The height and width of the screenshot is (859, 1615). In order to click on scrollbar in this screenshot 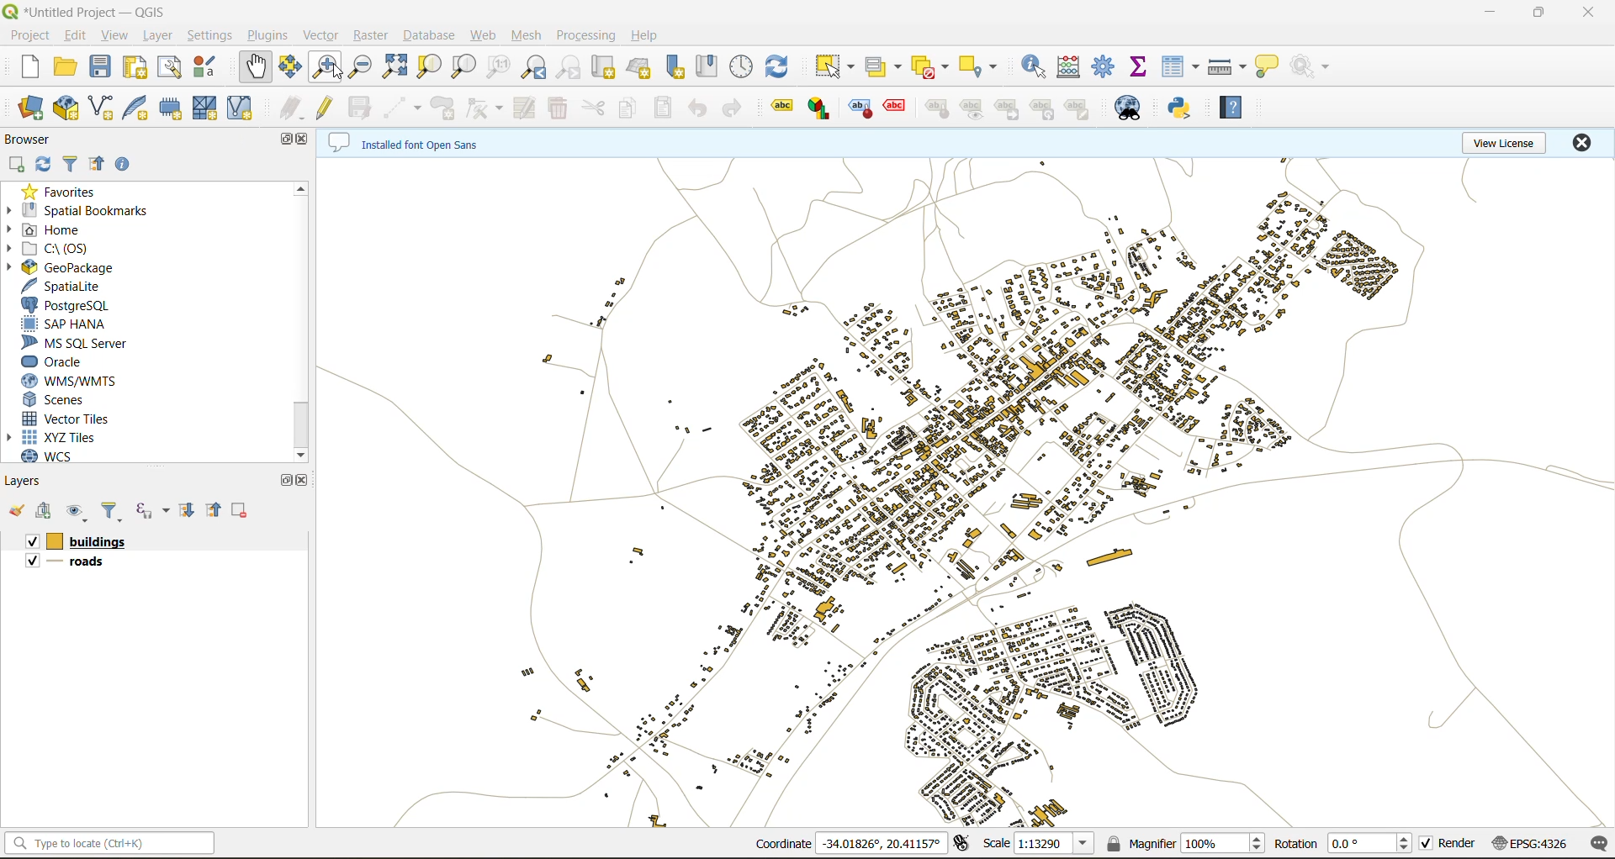, I will do `click(296, 422)`.